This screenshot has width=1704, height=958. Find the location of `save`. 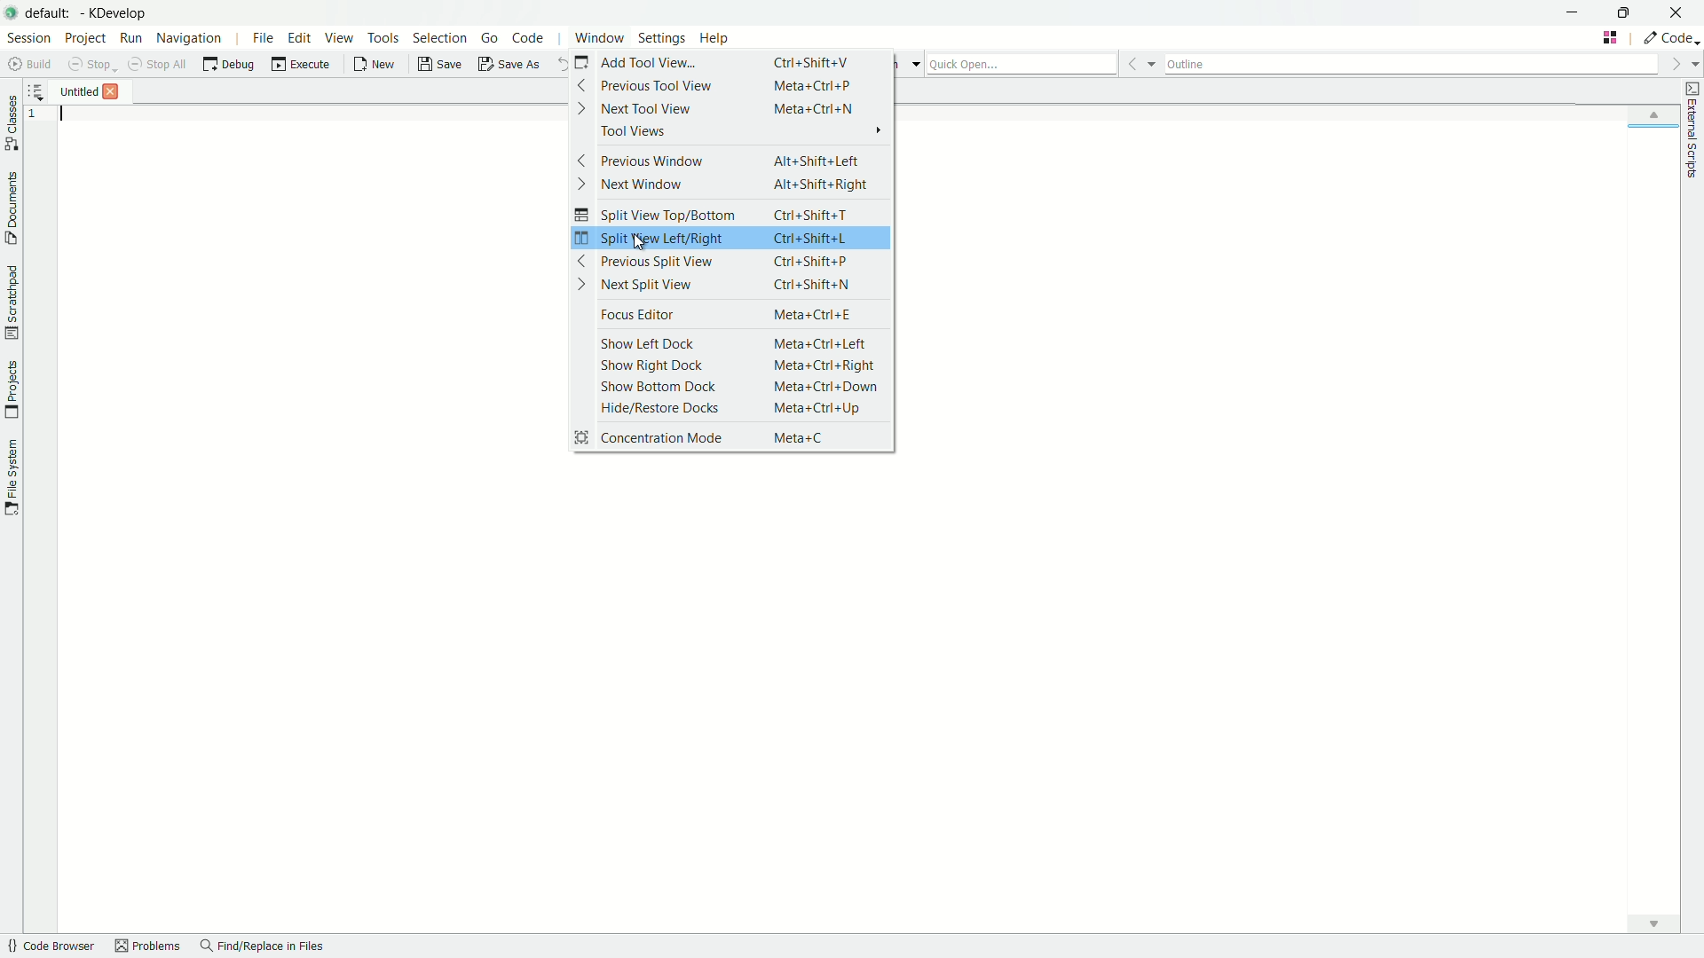

save is located at coordinates (439, 63).